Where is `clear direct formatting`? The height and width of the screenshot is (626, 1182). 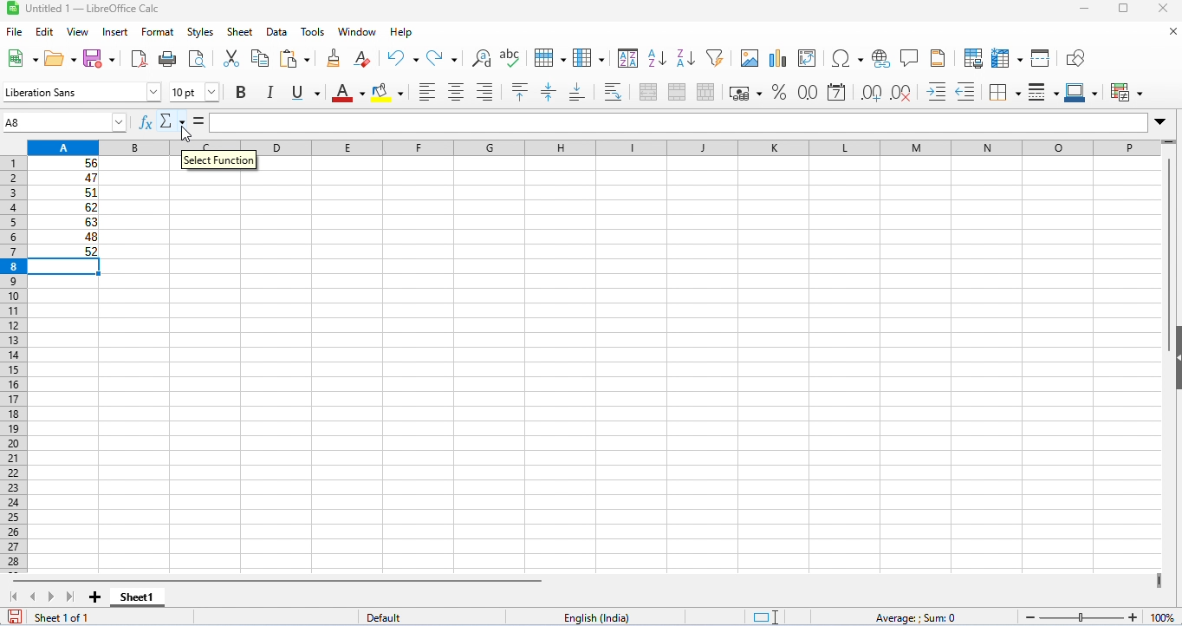 clear direct formatting is located at coordinates (363, 59).